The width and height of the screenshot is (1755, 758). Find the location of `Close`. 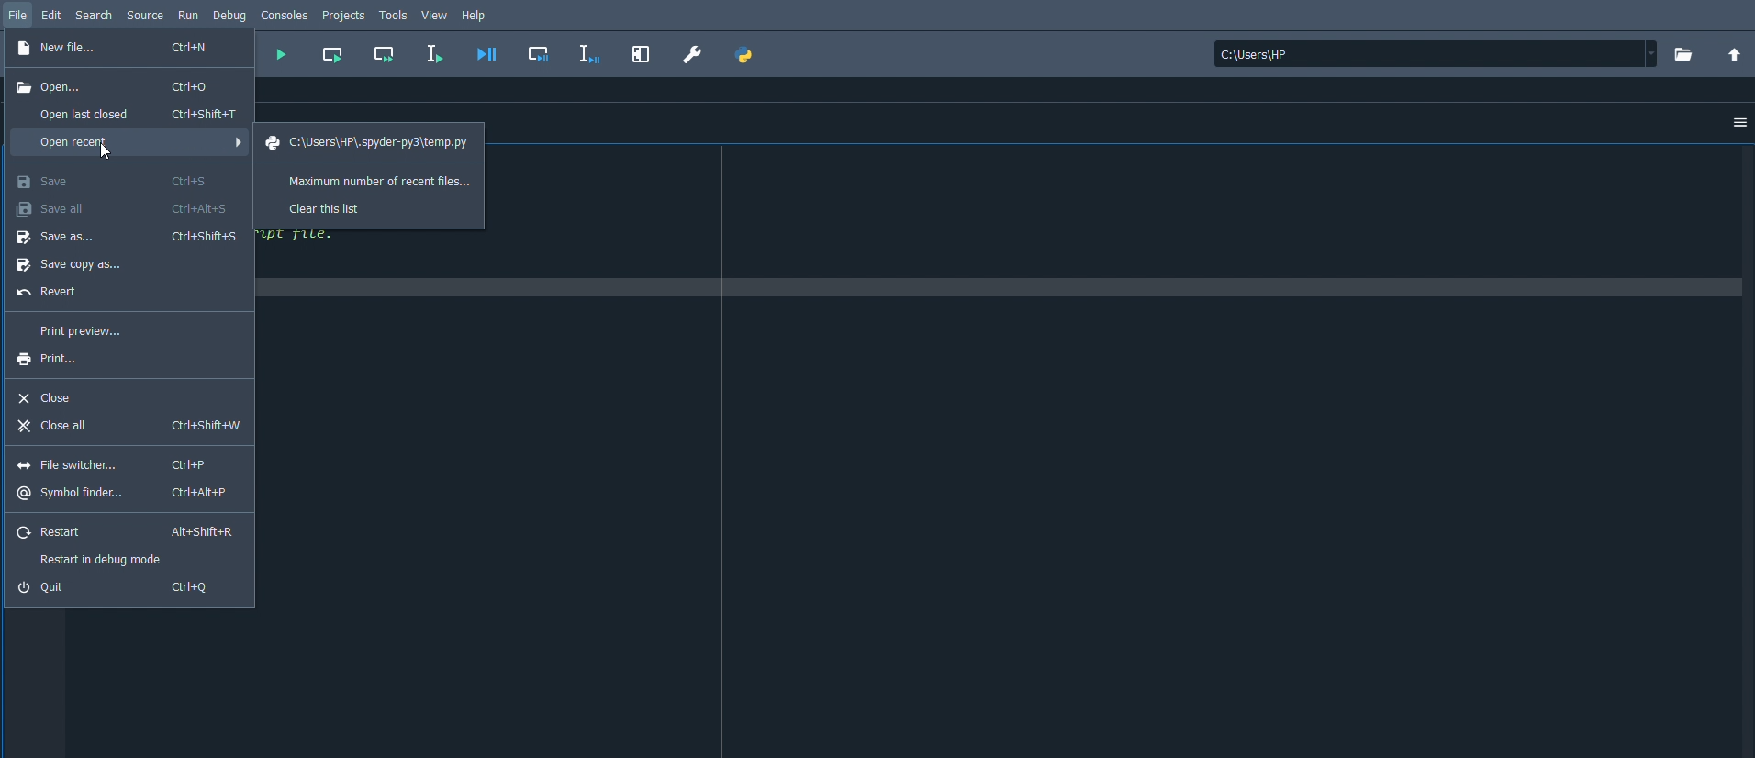

Close is located at coordinates (48, 396).